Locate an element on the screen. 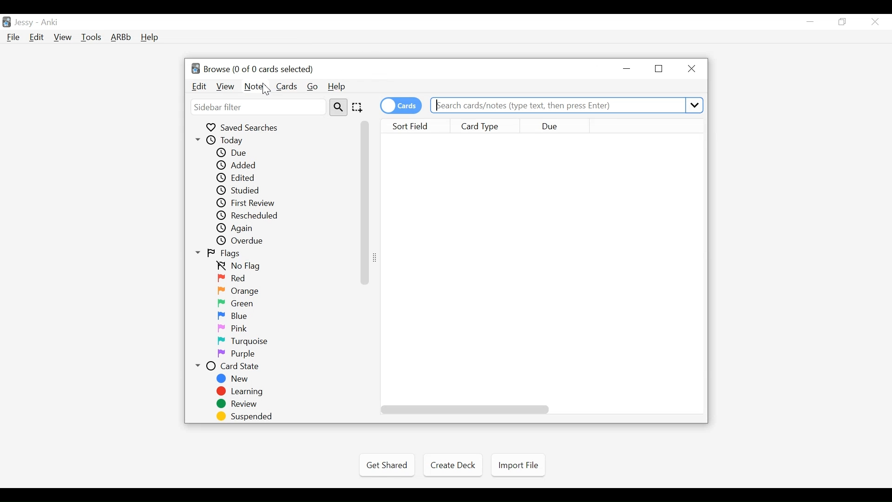 The width and height of the screenshot is (892, 502). Studied is located at coordinates (239, 190).